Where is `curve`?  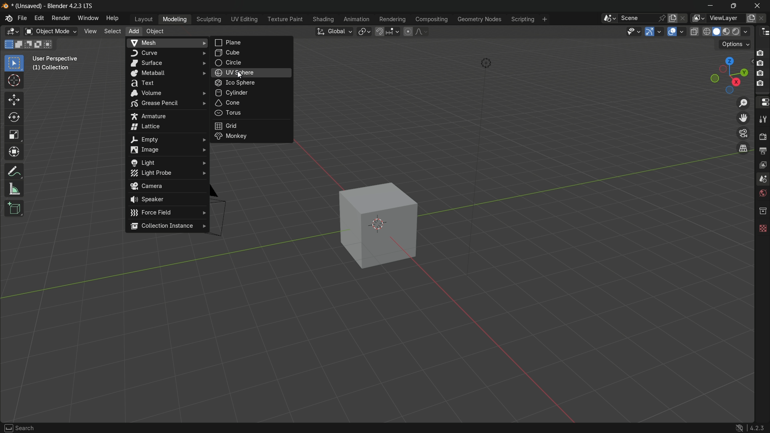
curve is located at coordinates (168, 53).